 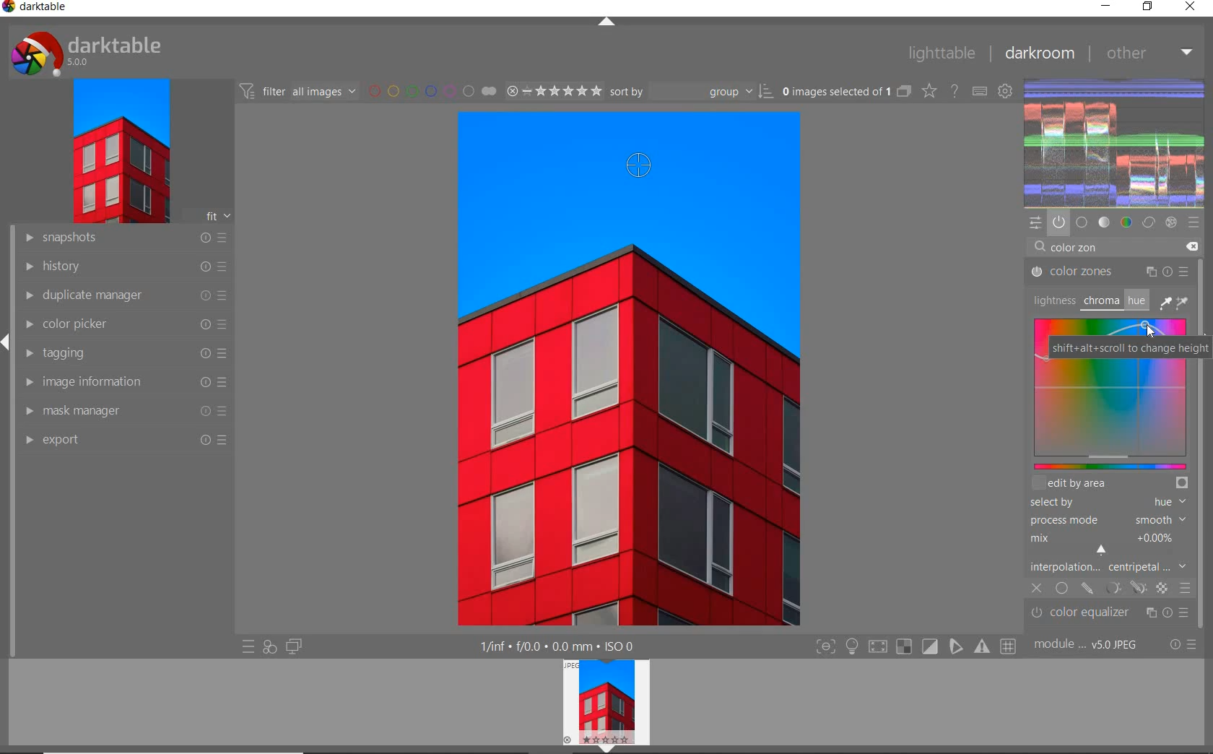 I want to click on color equalizer, so click(x=1111, y=611).